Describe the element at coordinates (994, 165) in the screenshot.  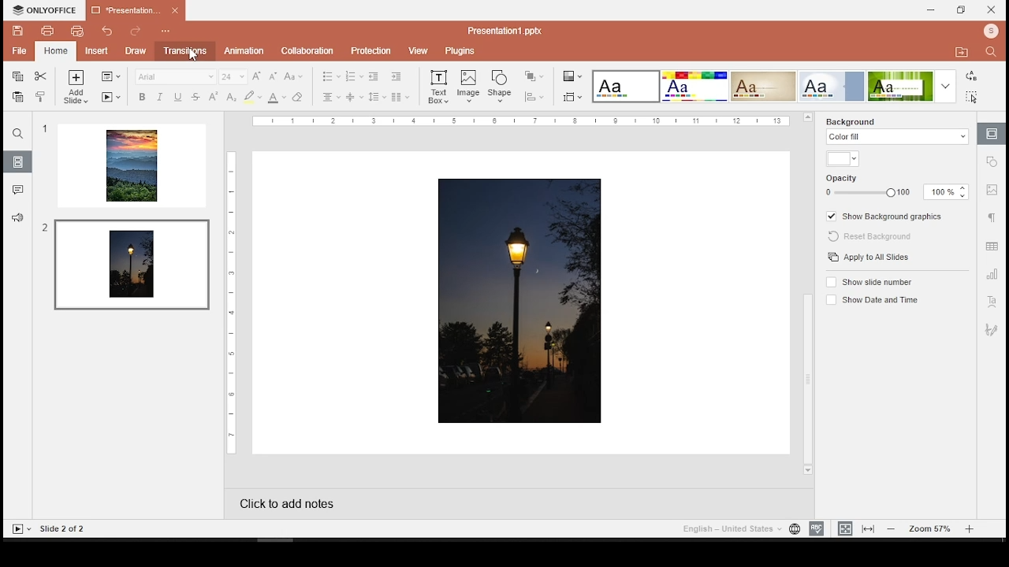
I see `` at that location.